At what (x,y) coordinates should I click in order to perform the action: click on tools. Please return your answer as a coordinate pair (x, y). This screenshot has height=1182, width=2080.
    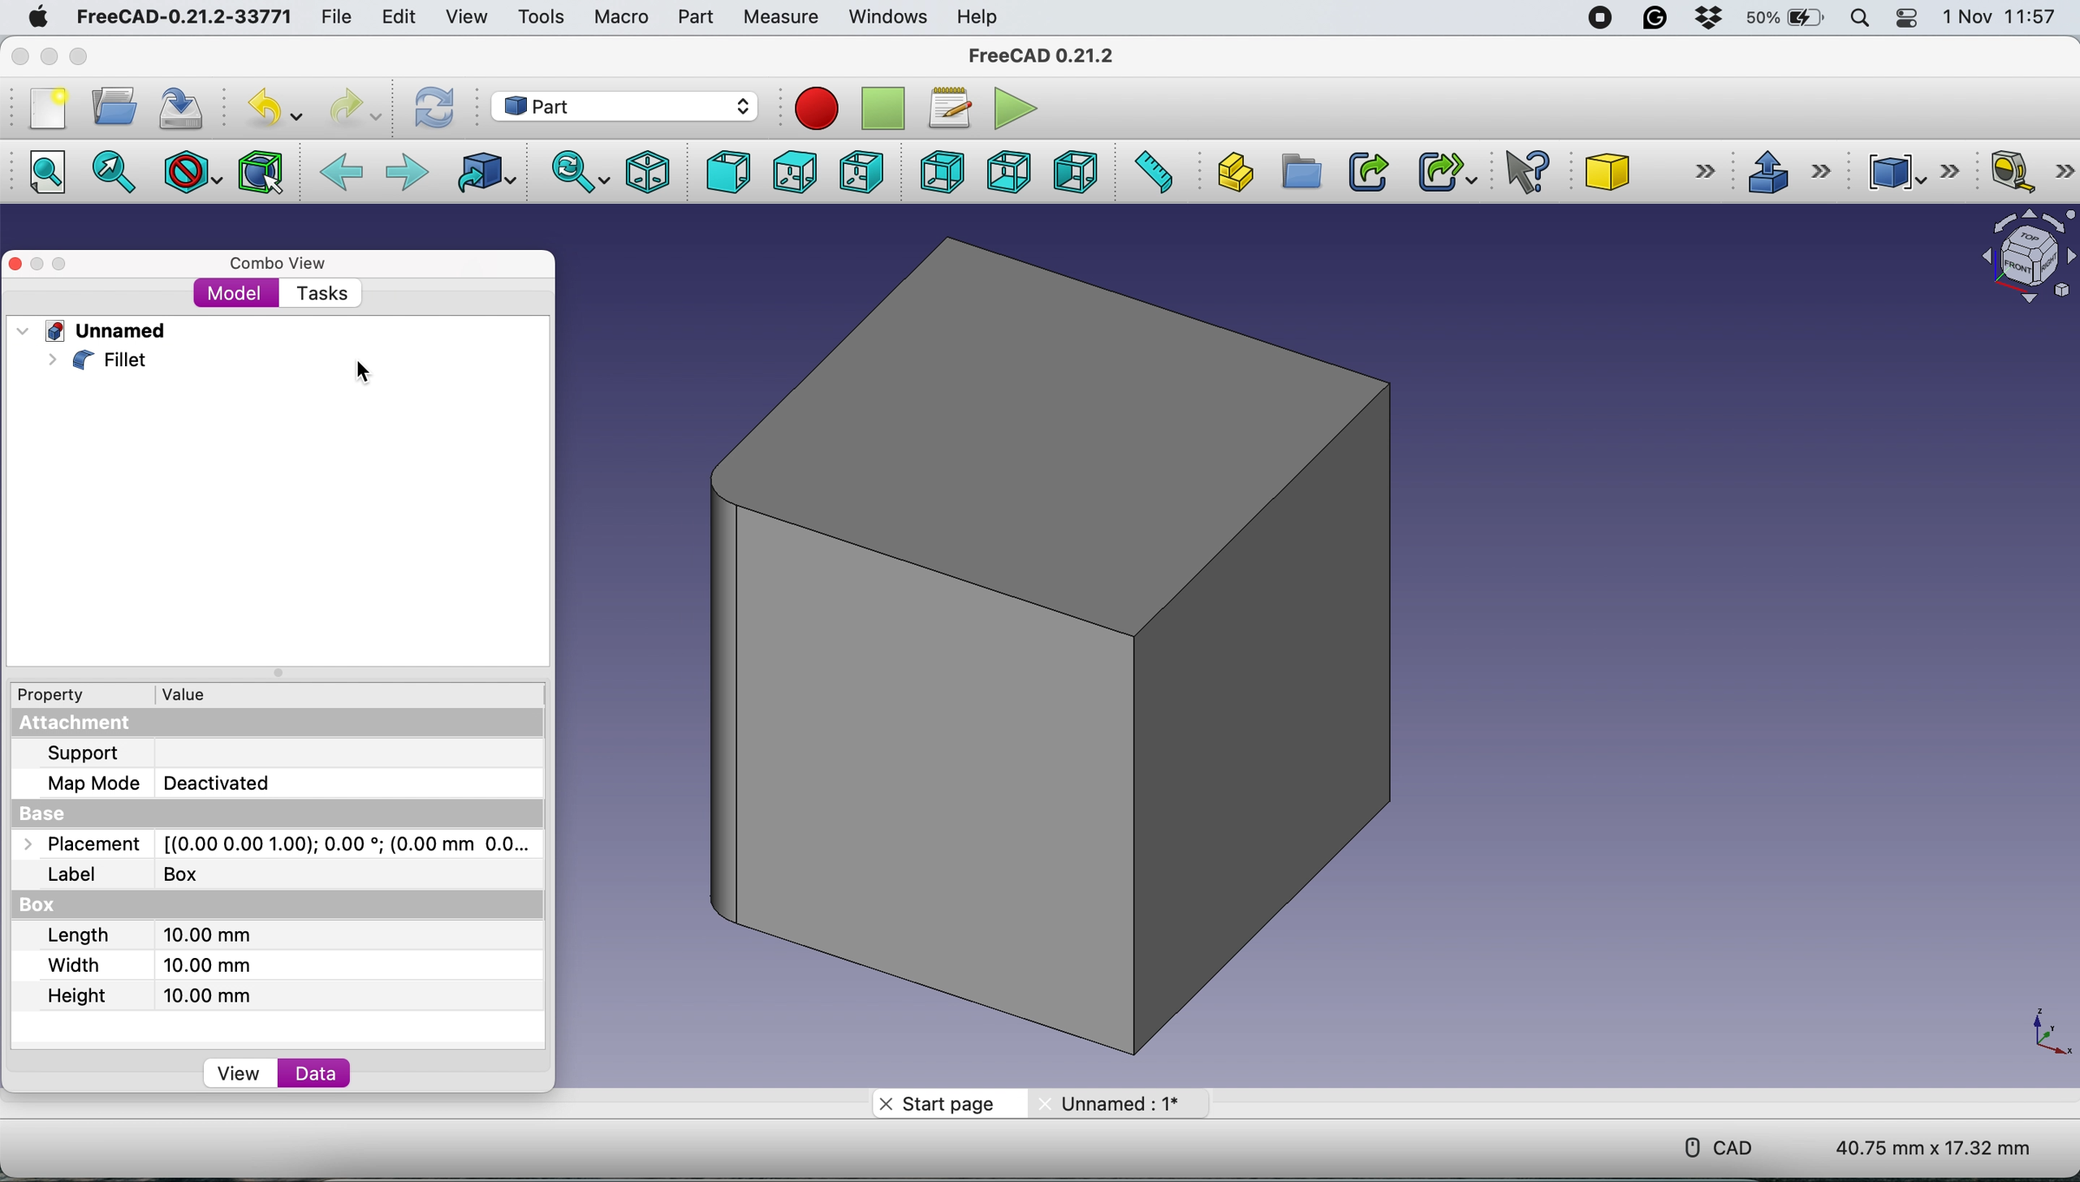
    Looking at the image, I should click on (536, 17).